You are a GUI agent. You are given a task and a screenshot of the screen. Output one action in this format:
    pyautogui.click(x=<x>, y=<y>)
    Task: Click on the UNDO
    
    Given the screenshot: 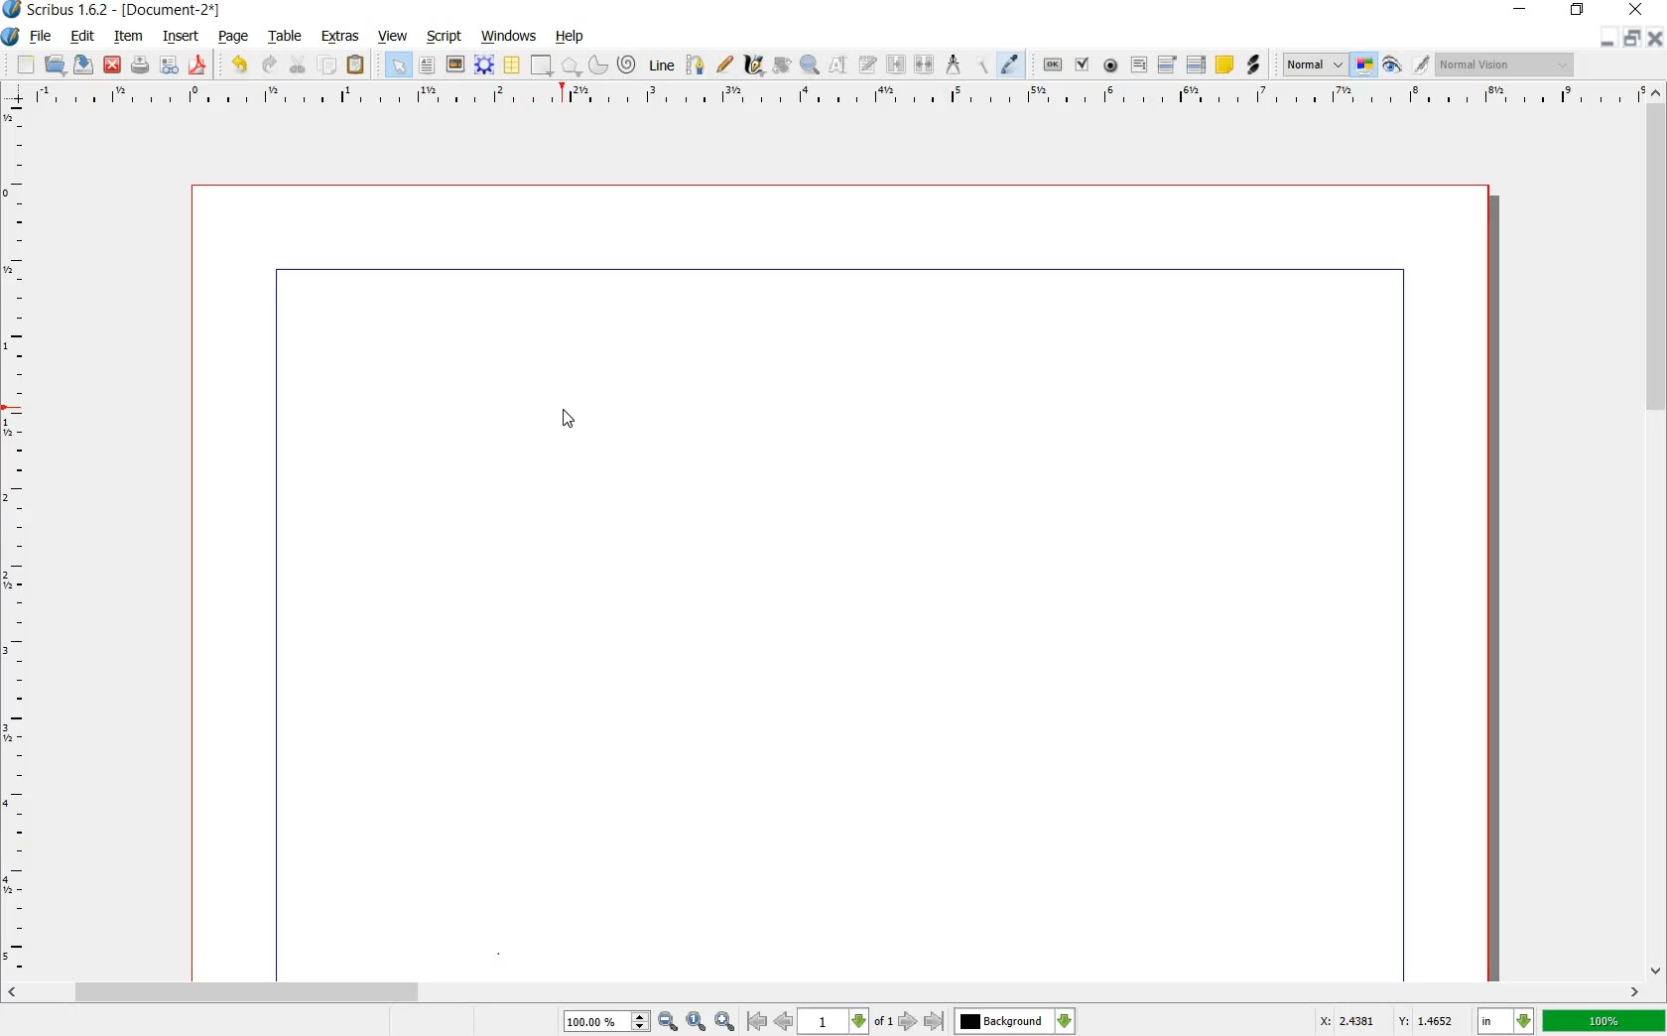 What is the action you would take?
    pyautogui.click(x=236, y=65)
    